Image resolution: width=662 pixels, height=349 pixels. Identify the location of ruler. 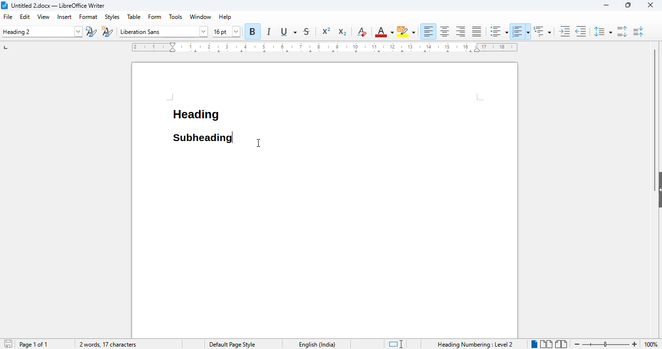
(324, 47).